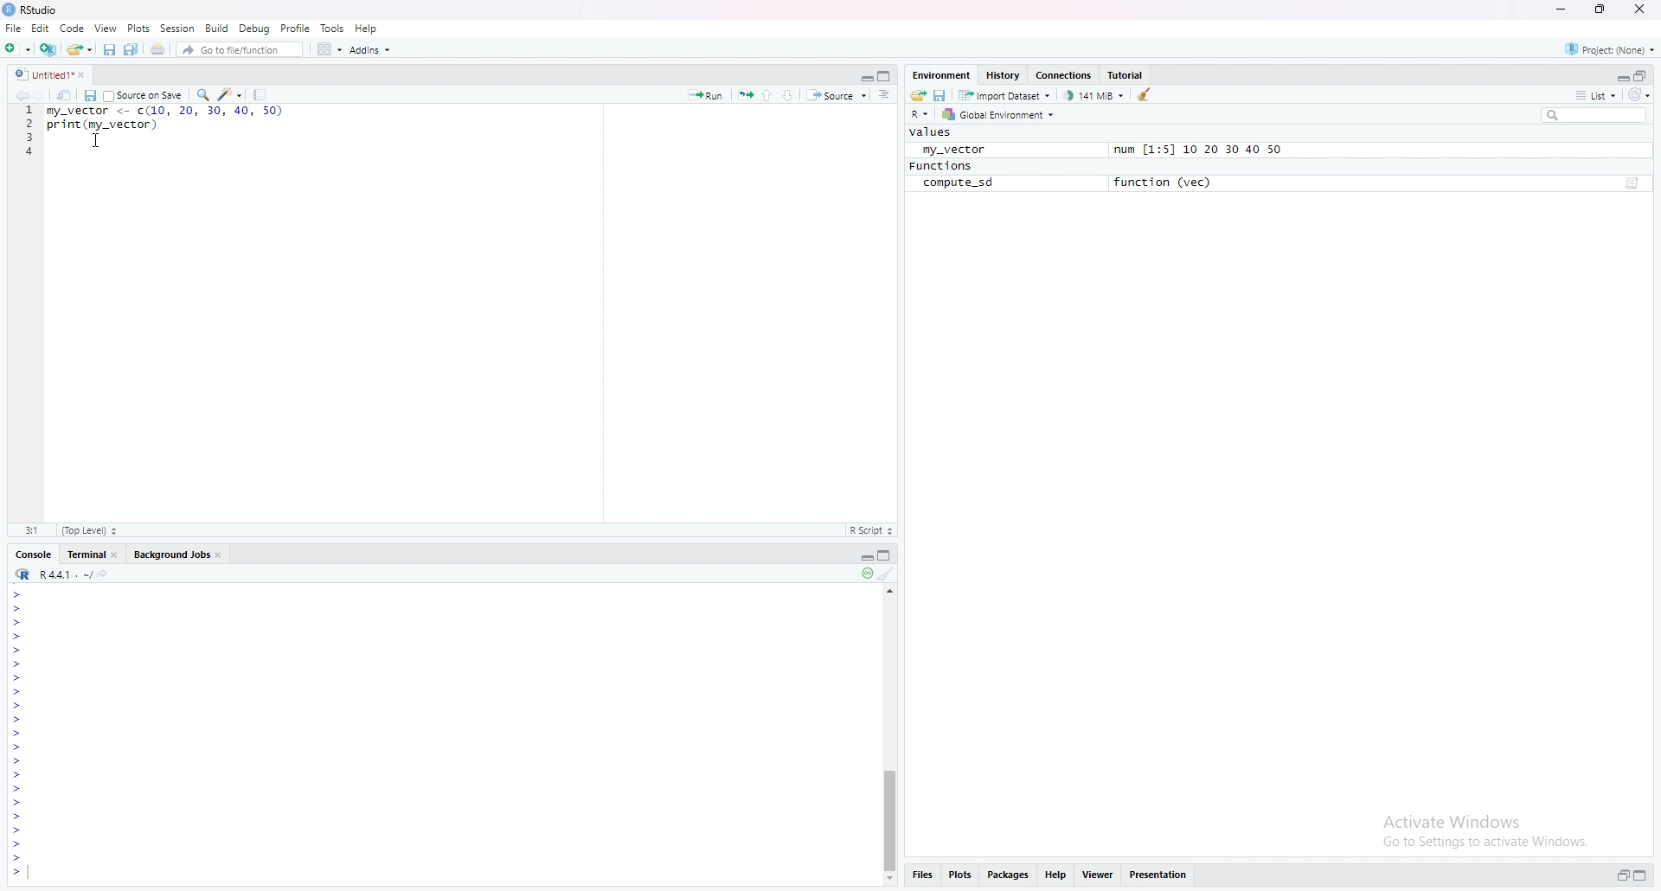  Describe the element at coordinates (889, 880) in the screenshot. I see `Button` at that location.